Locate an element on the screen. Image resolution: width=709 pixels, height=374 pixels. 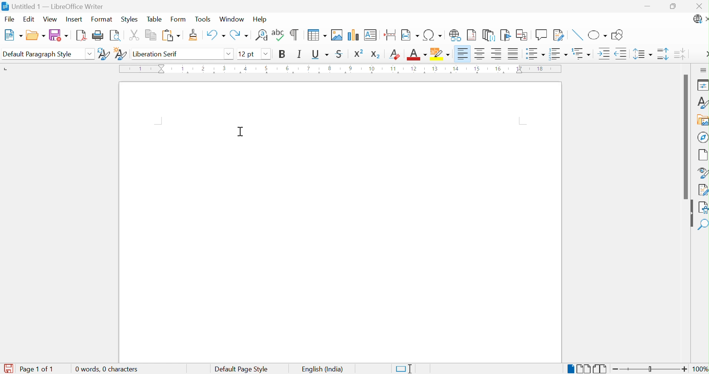
Single-page View is located at coordinates (568, 368).